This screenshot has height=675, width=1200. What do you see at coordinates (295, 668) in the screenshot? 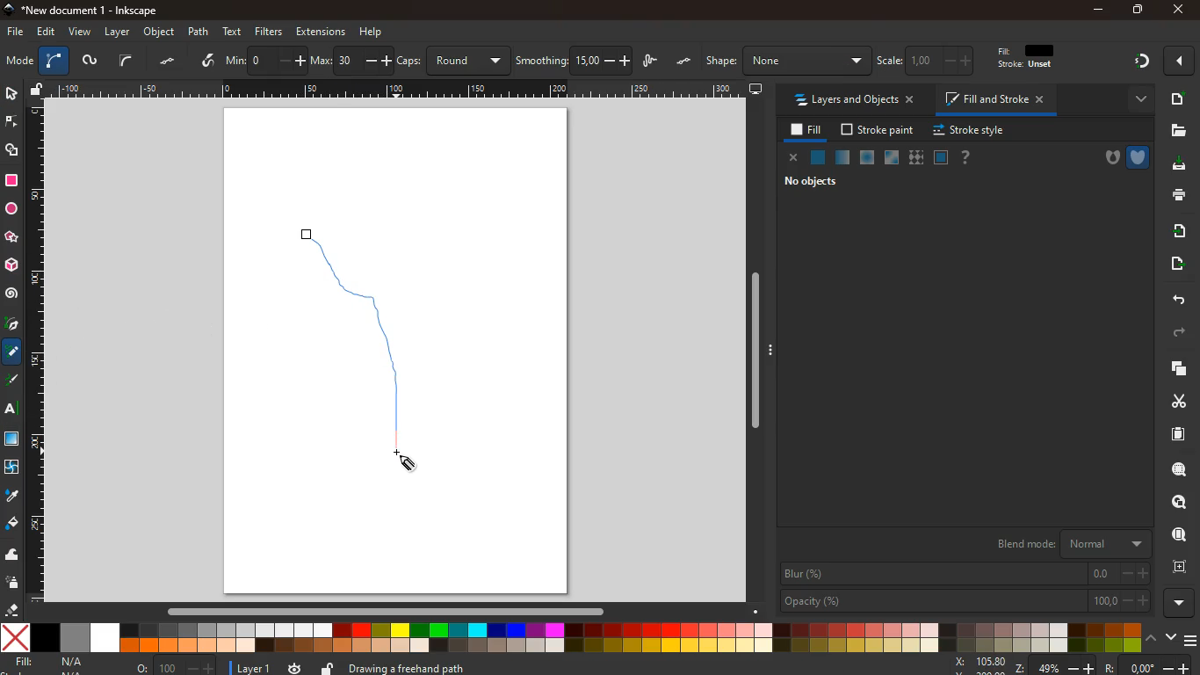
I see `time` at bounding box center [295, 668].